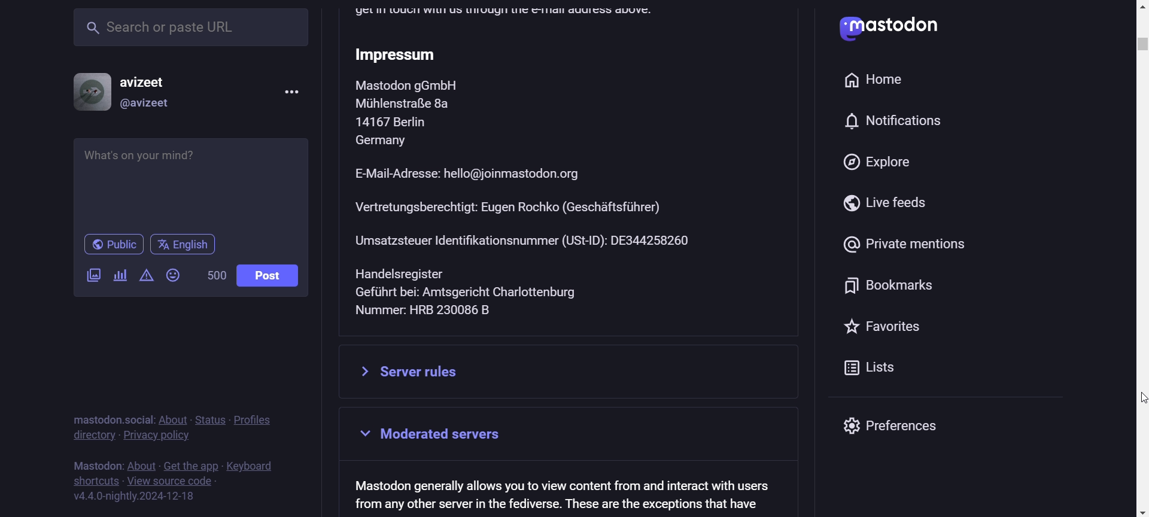 The image size is (1149, 517). I want to click on privacy policy, so click(158, 438).